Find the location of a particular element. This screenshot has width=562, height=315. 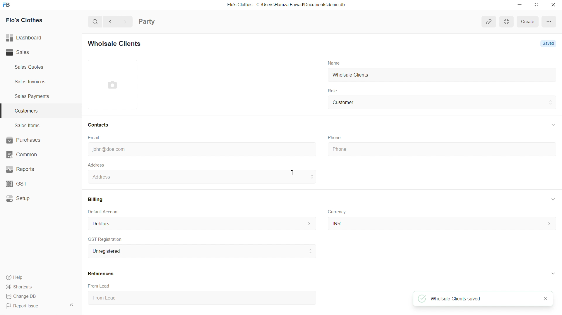

next is located at coordinates (126, 22).